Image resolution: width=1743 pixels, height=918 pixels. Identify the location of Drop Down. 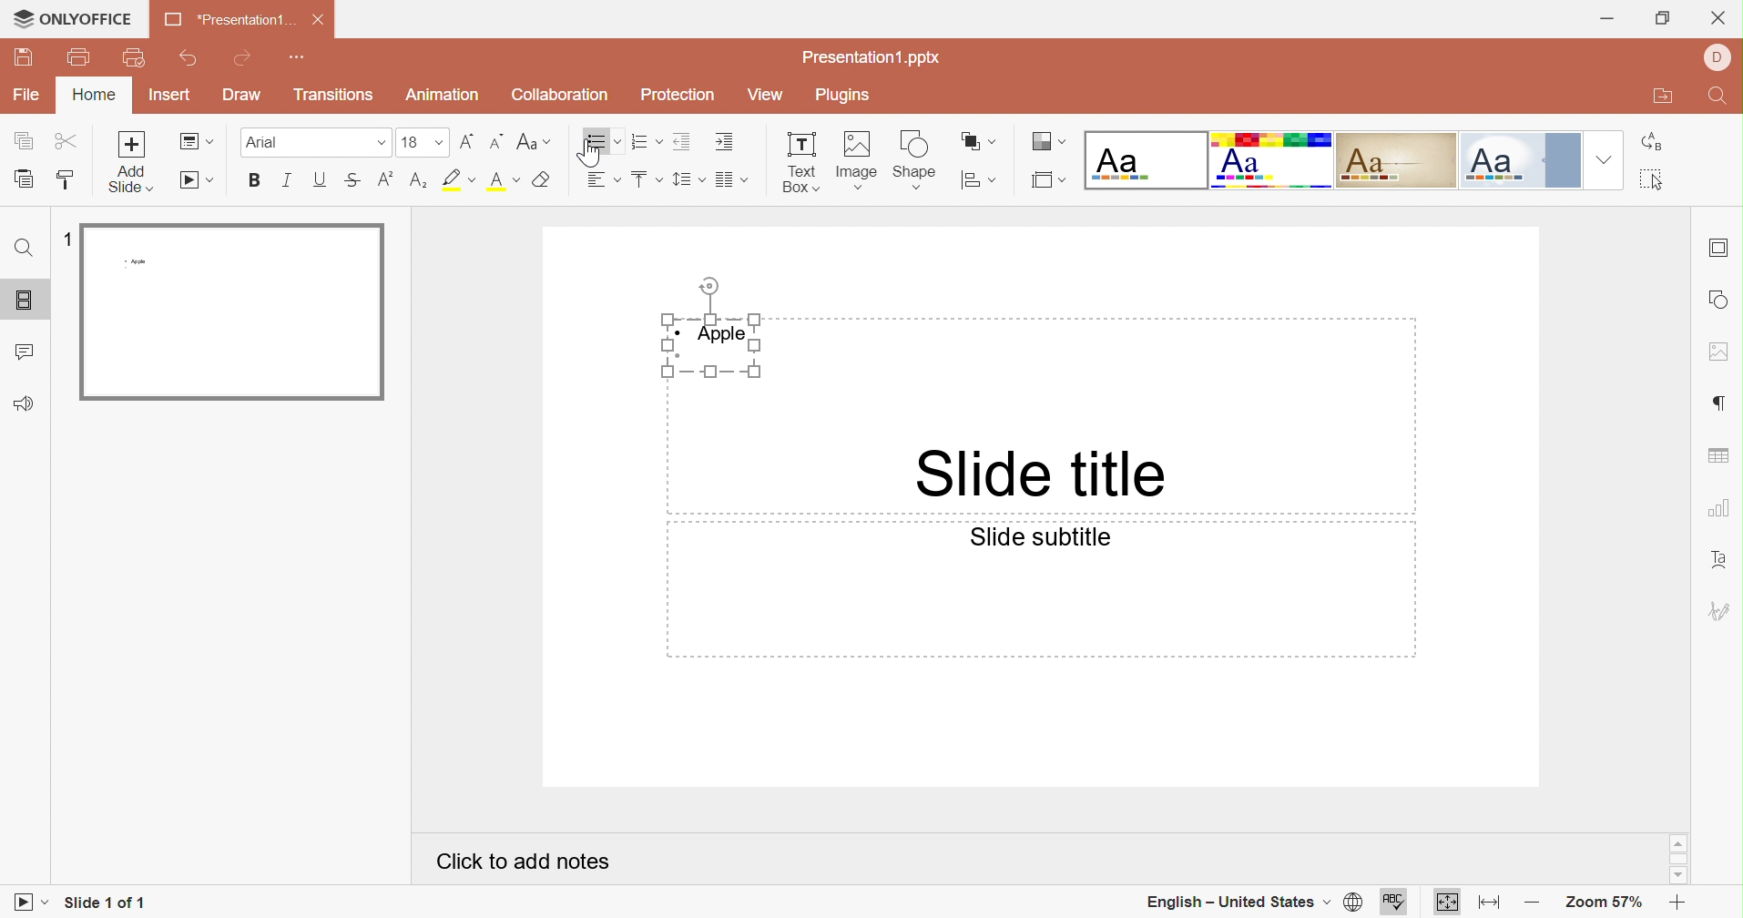
(437, 142).